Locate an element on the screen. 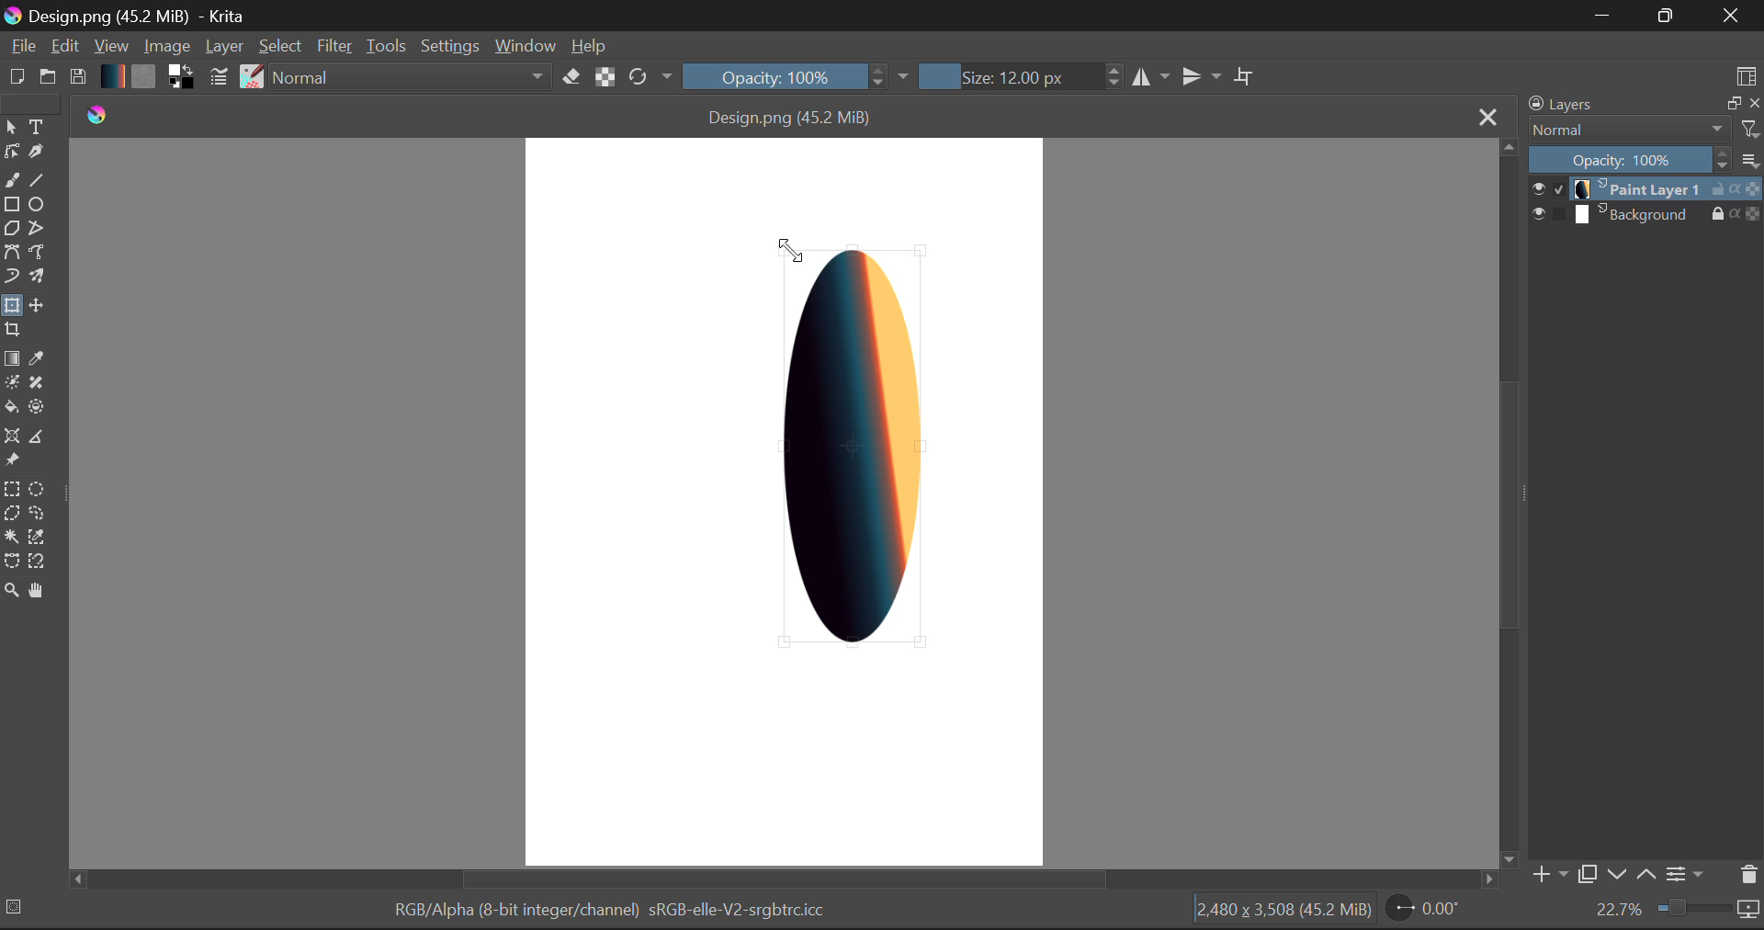 Image resolution: width=1764 pixels, height=930 pixels. Polyline is located at coordinates (38, 230).